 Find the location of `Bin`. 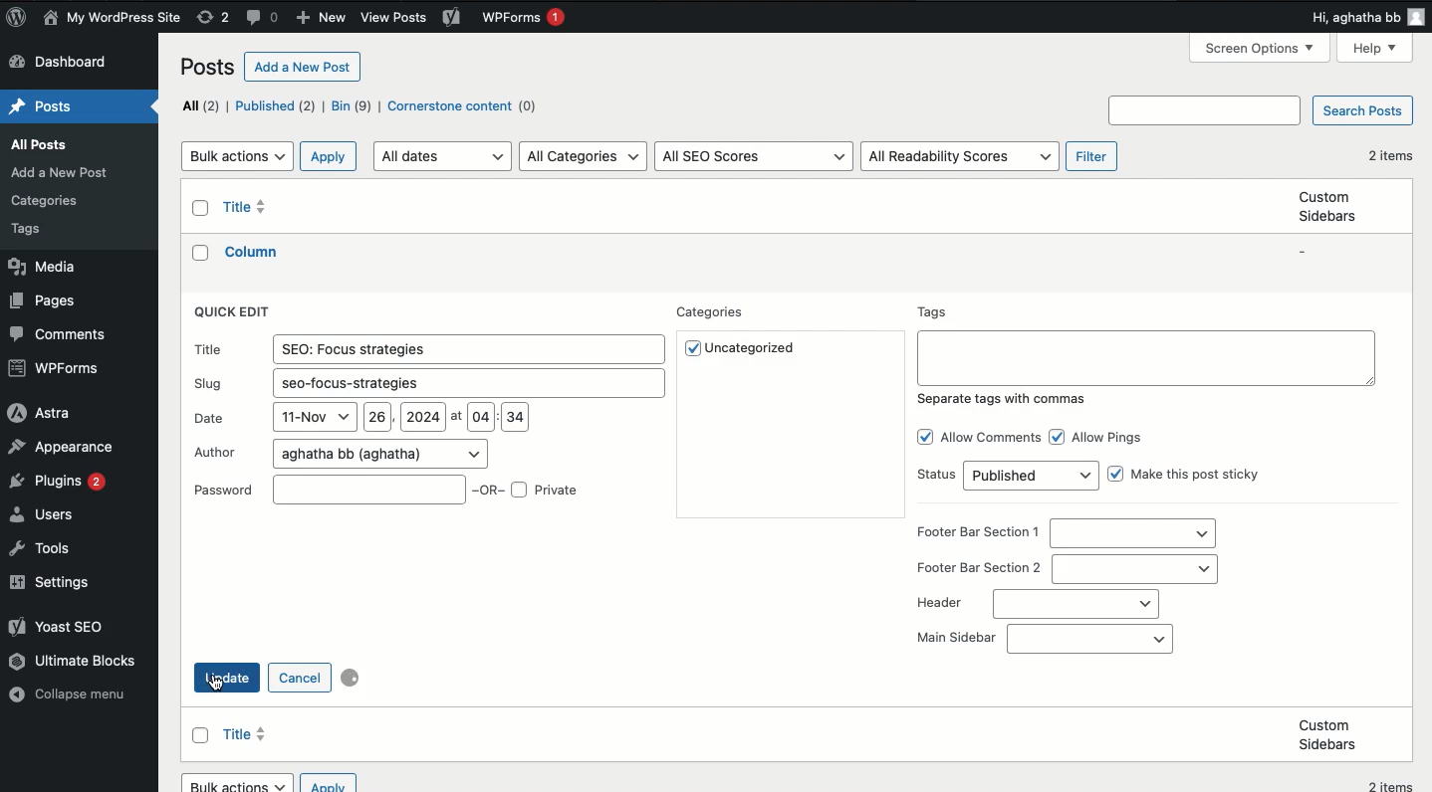

Bin is located at coordinates (352, 105).